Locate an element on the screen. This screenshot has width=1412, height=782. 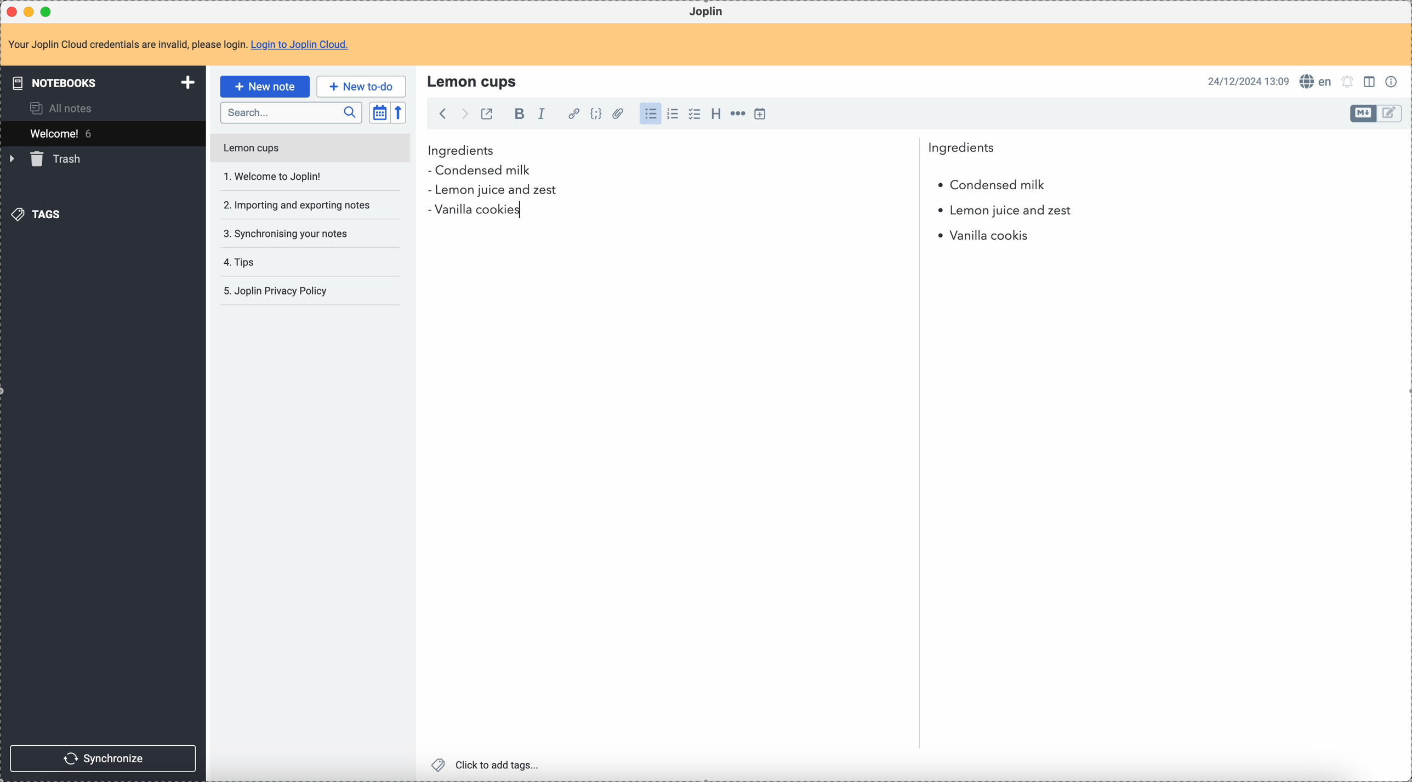
horizontal rule is located at coordinates (736, 115).